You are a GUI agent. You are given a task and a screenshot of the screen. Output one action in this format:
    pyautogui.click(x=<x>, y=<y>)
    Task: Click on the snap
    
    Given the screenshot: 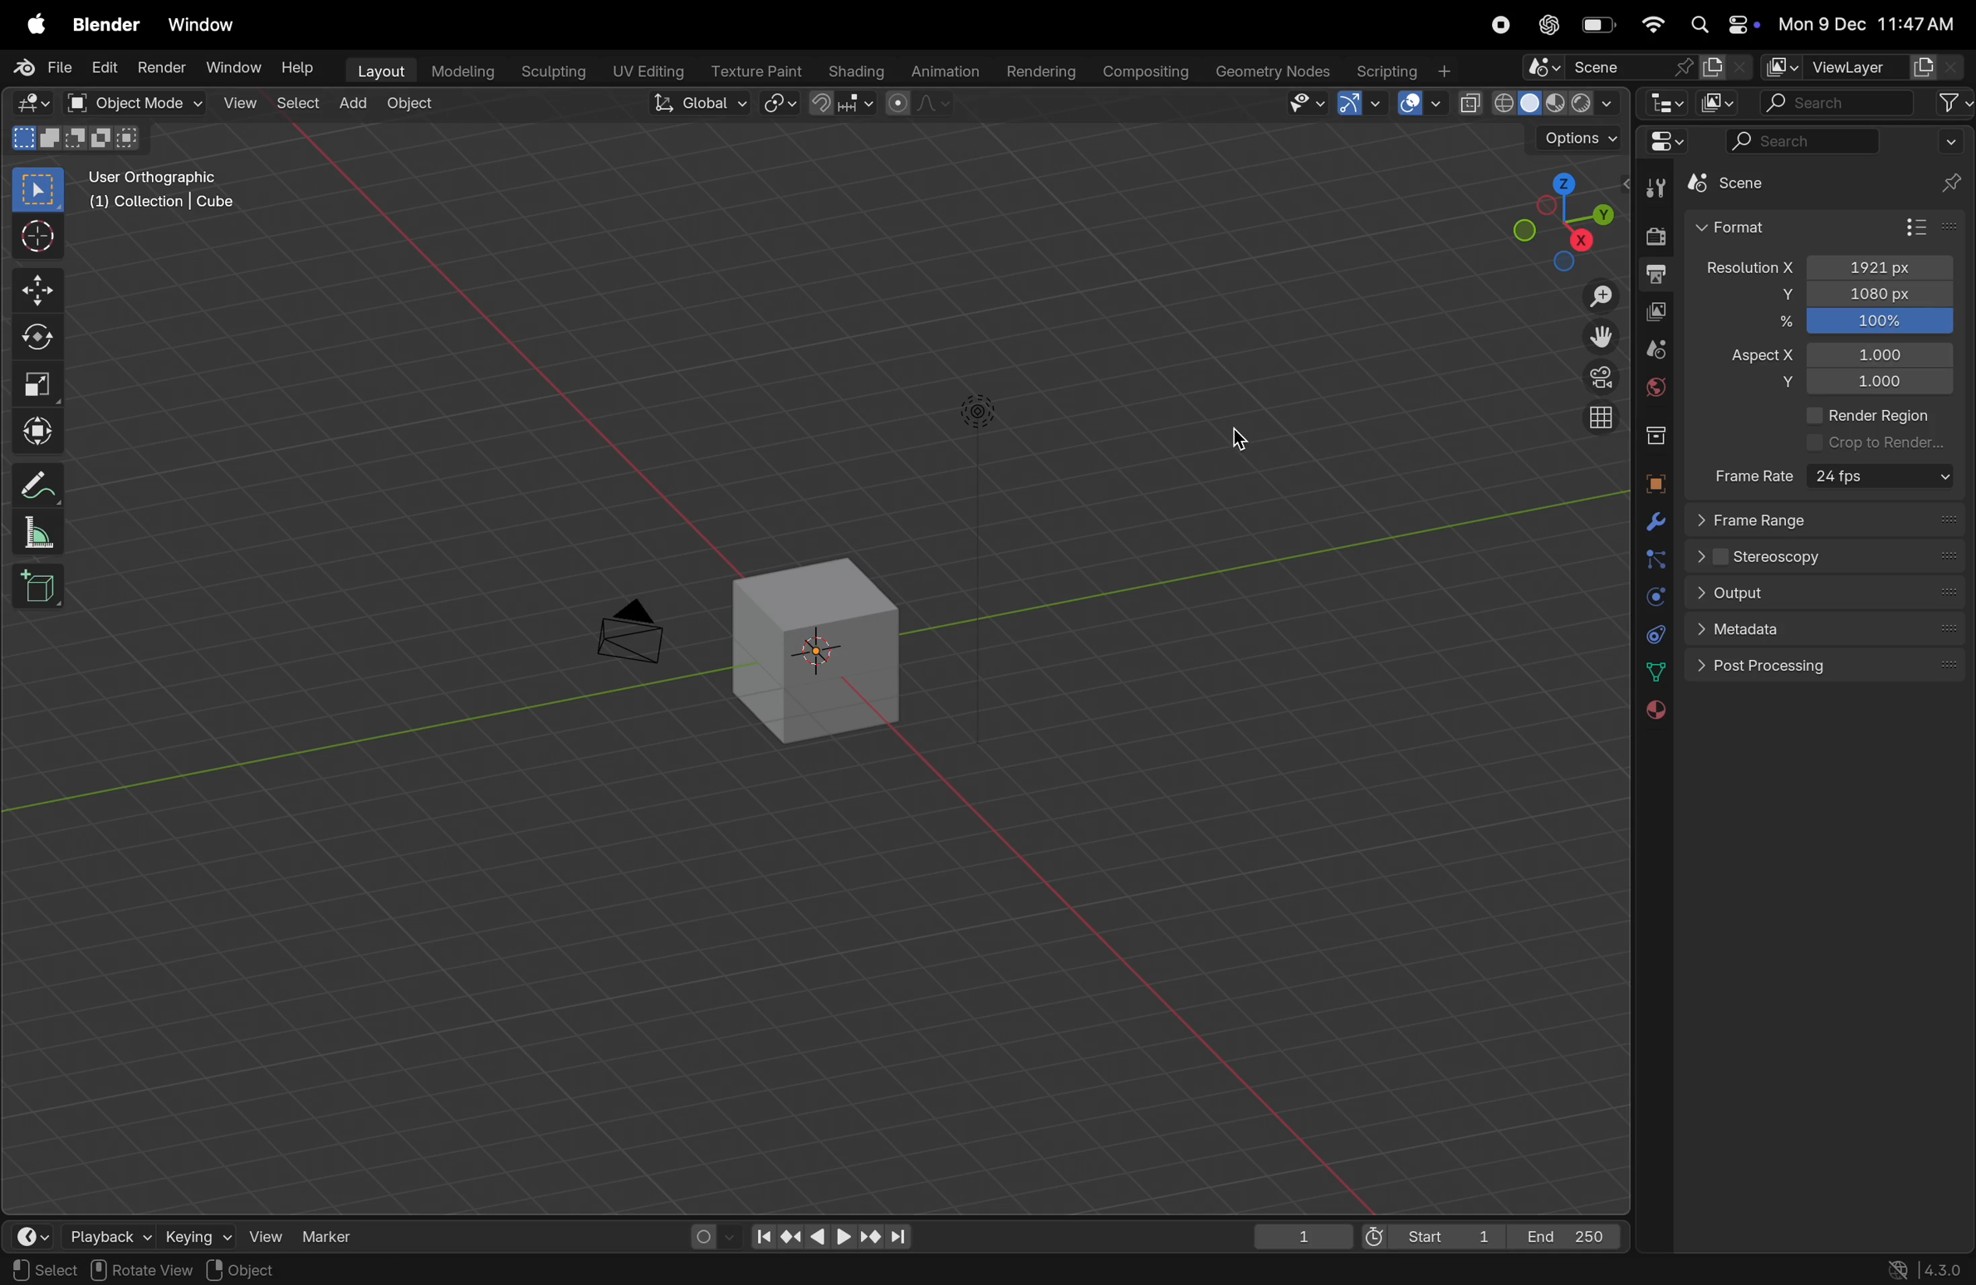 What is the action you would take?
    pyautogui.click(x=841, y=105)
    